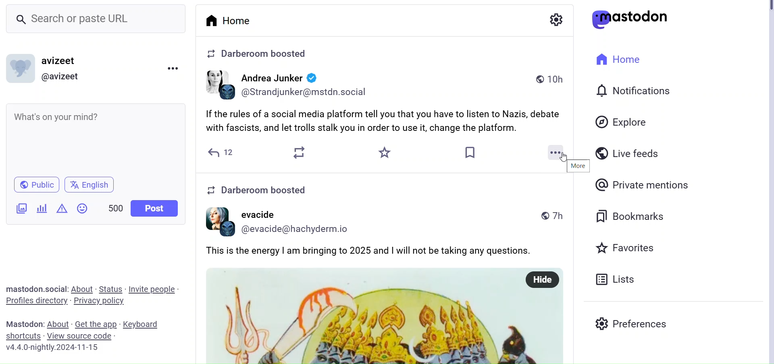 Image resolution: width=774 pixels, height=364 pixels. I want to click on time, so click(550, 216).